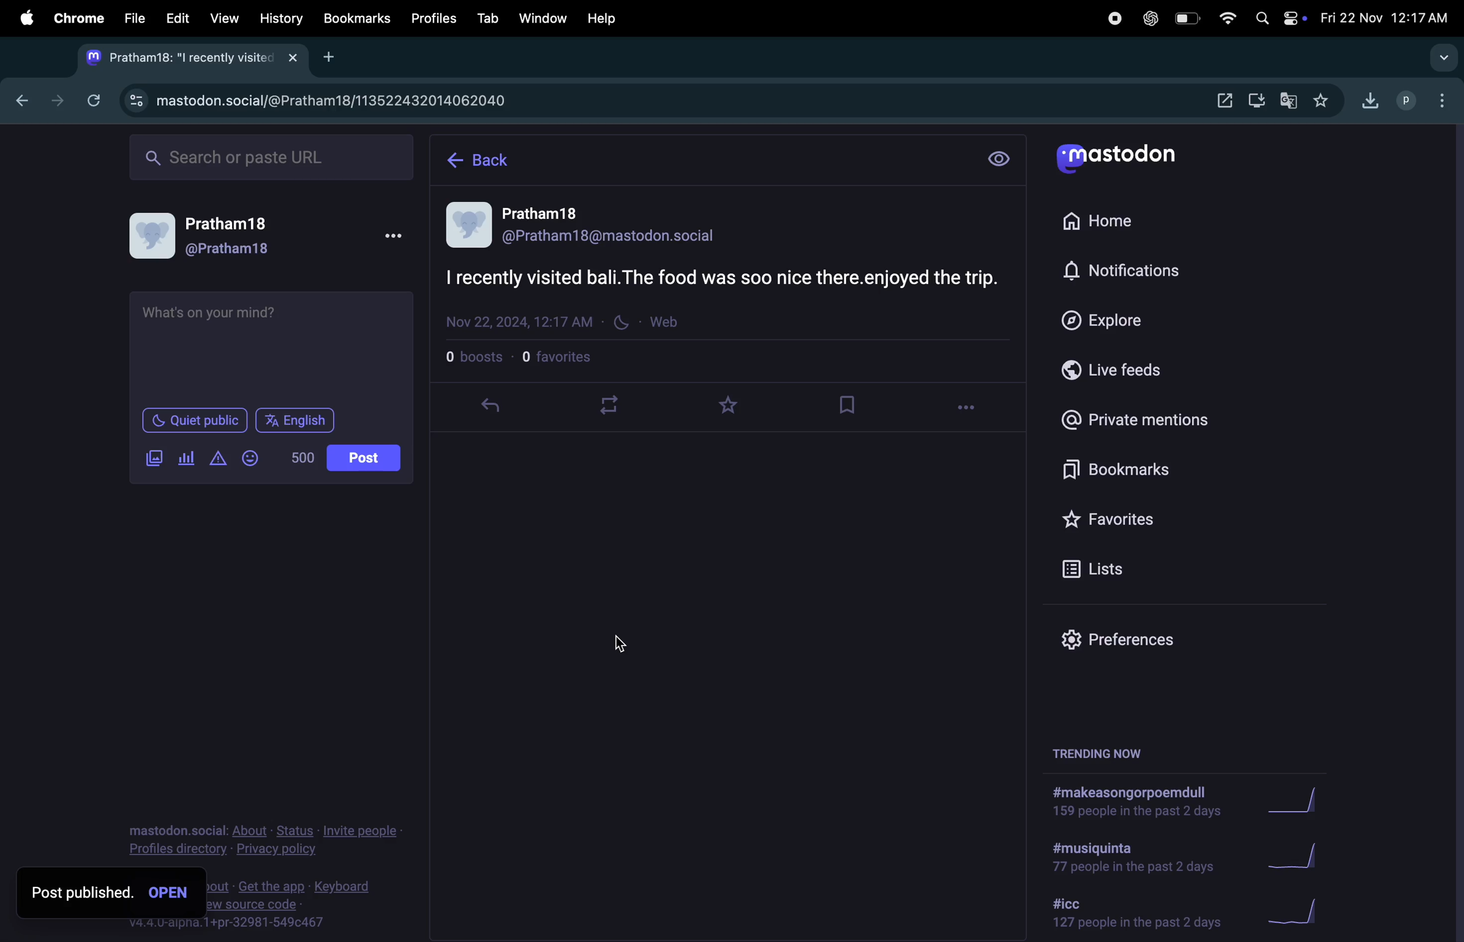 The image size is (1464, 942). What do you see at coordinates (196, 419) in the screenshot?
I see `quiet place` at bounding box center [196, 419].